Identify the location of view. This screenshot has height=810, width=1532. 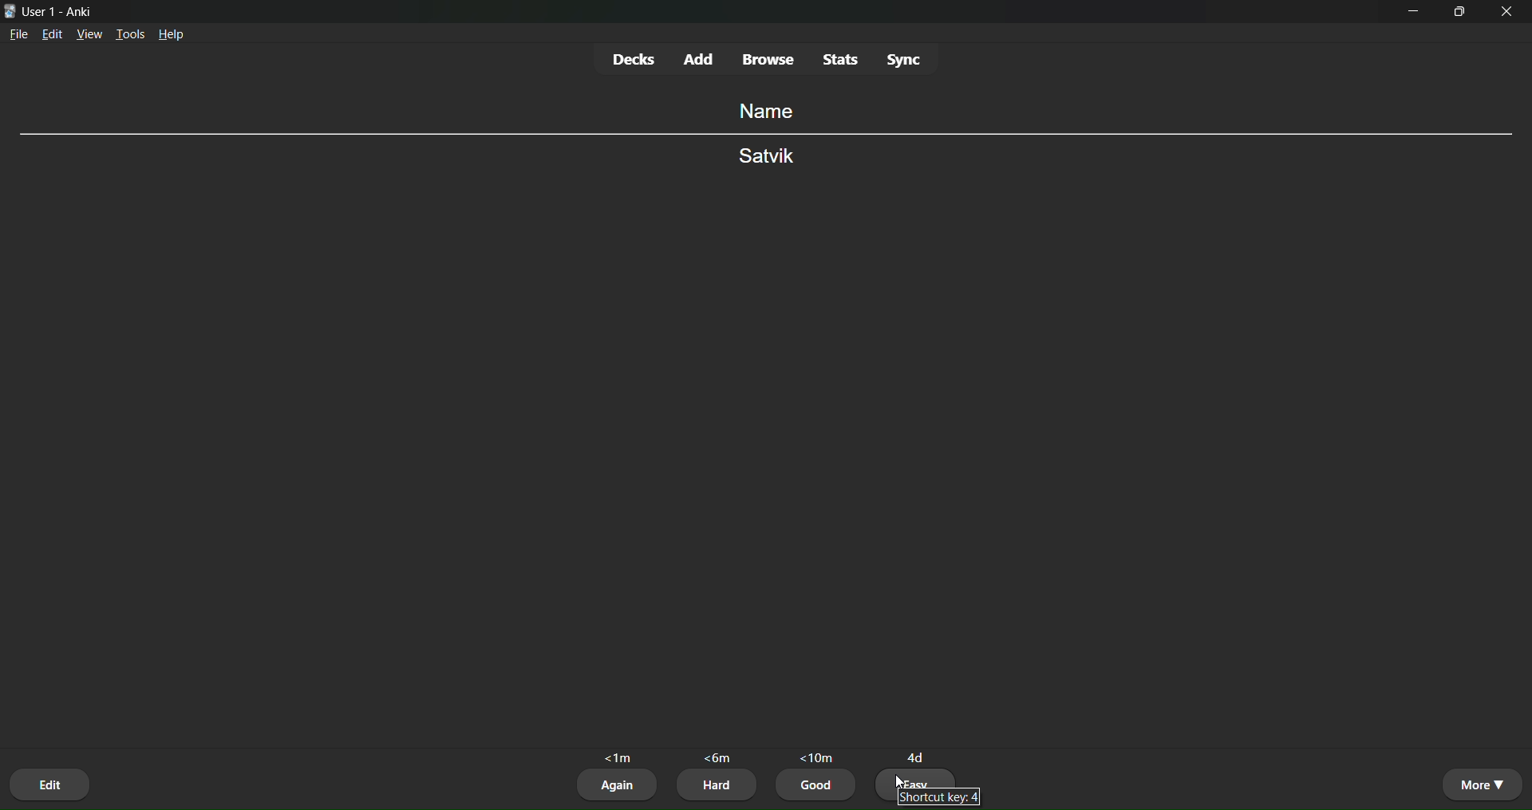
(89, 35).